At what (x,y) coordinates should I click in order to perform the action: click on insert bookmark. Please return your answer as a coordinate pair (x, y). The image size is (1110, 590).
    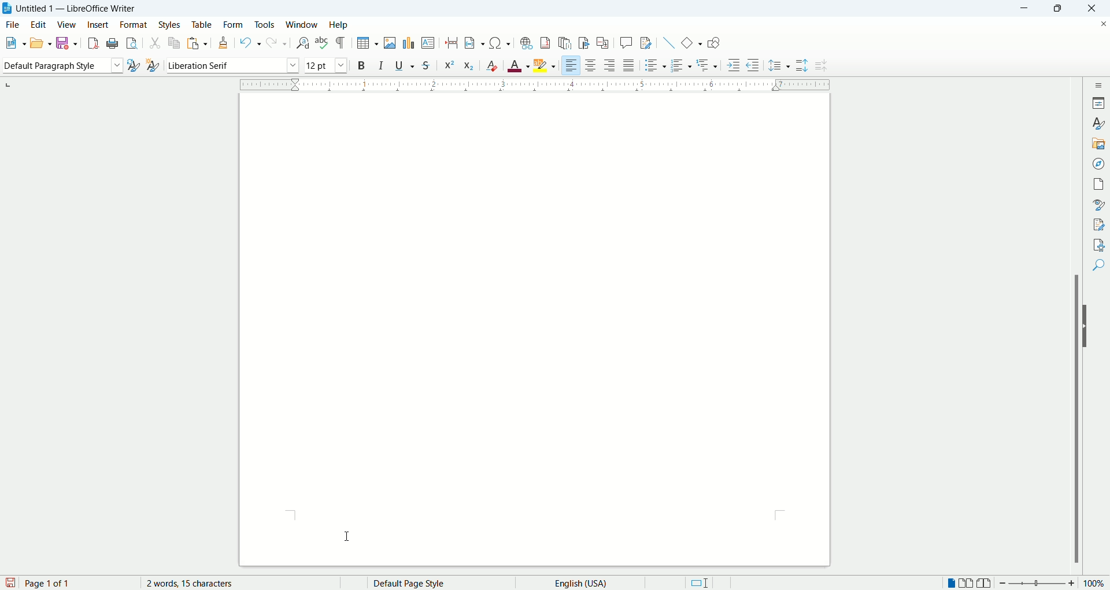
    Looking at the image, I should click on (586, 43).